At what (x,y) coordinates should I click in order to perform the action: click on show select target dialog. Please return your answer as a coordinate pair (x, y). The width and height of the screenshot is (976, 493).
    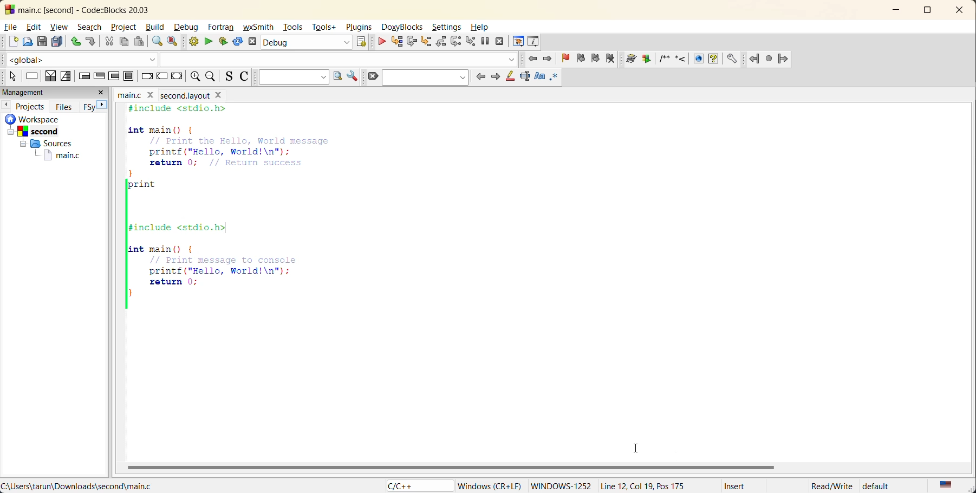
    Looking at the image, I should click on (359, 42).